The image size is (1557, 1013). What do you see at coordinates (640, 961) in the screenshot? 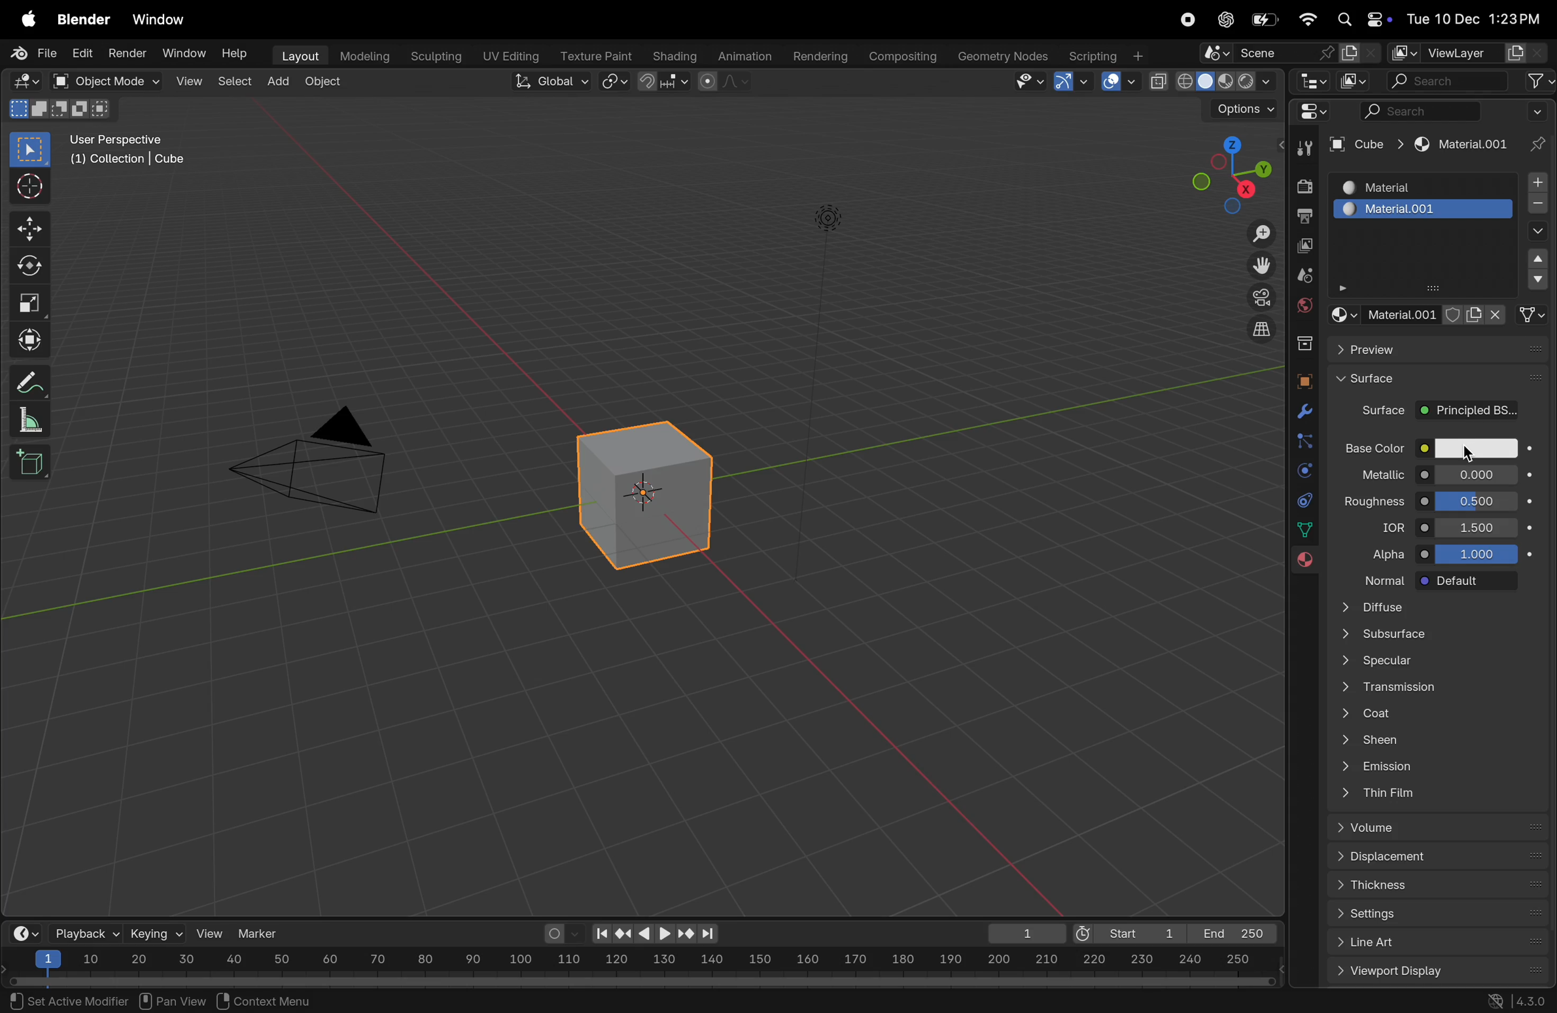
I see `scale` at bounding box center [640, 961].